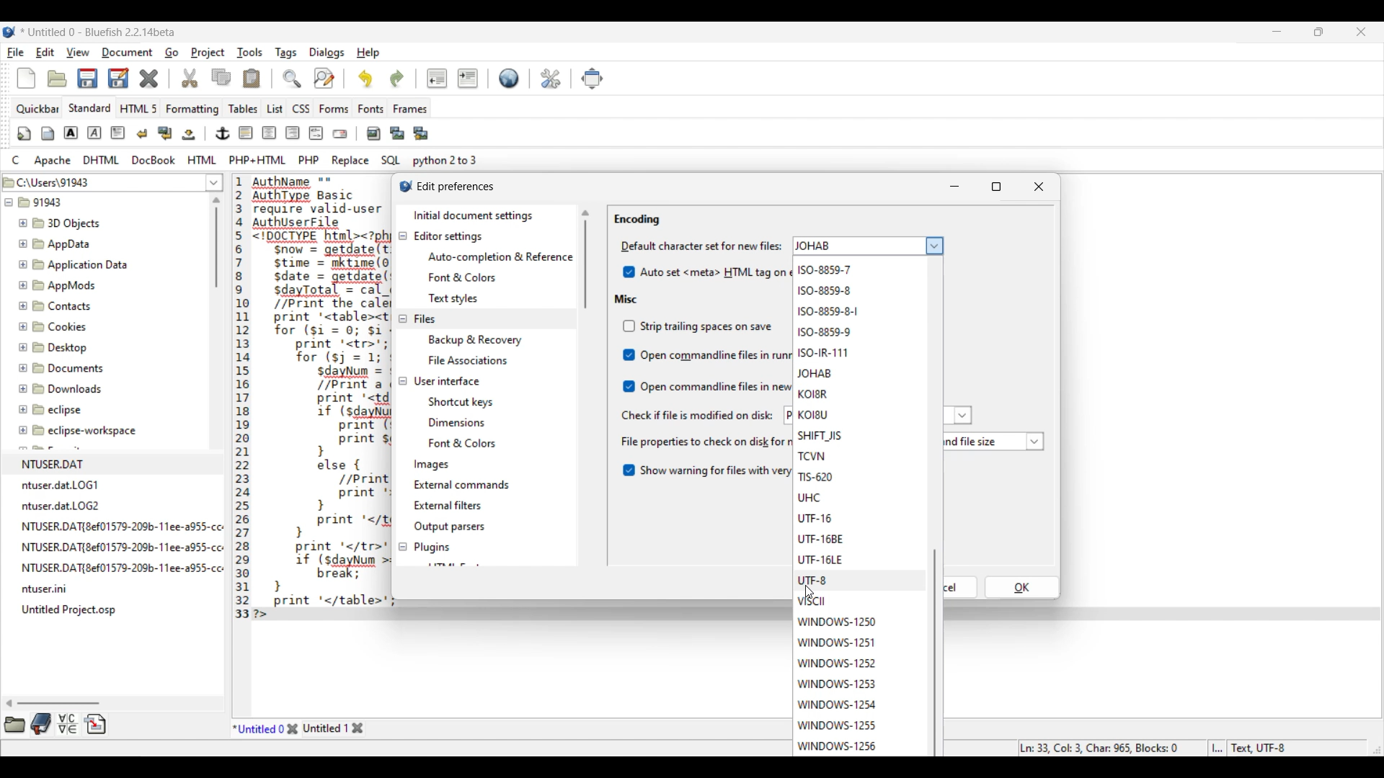 The height and width of the screenshot is (778, 1384). I want to click on Other tab, so click(333, 728).